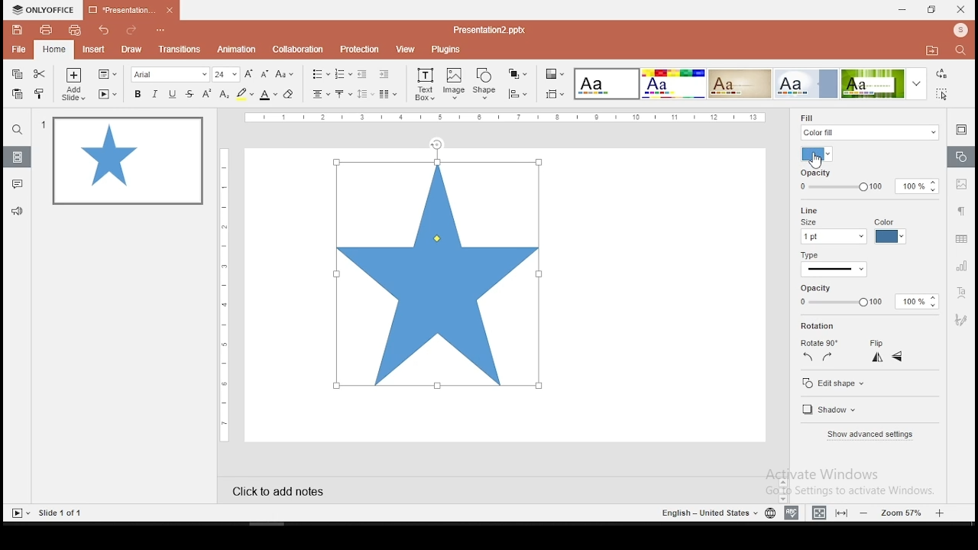 The width and height of the screenshot is (978, 550). I want to click on find, so click(963, 52).